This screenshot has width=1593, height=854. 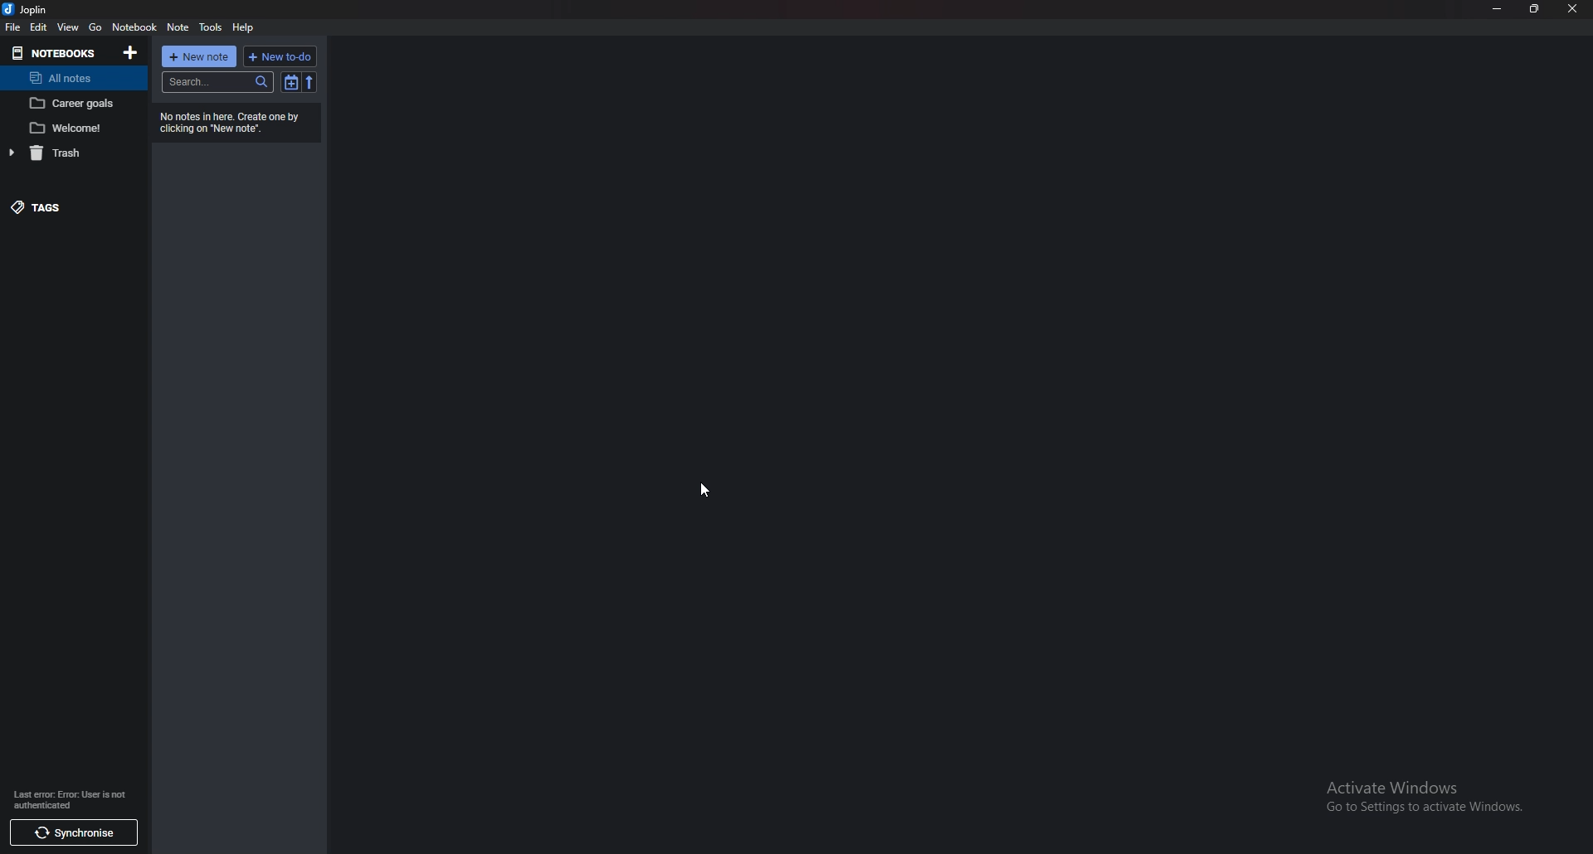 What do you see at coordinates (68, 27) in the screenshot?
I see `view` at bounding box center [68, 27].